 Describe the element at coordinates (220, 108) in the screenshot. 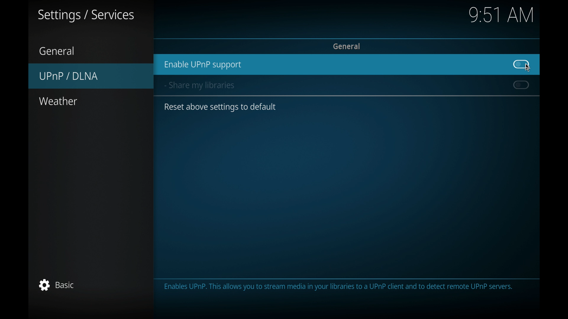

I see `reset above settings to default` at that location.